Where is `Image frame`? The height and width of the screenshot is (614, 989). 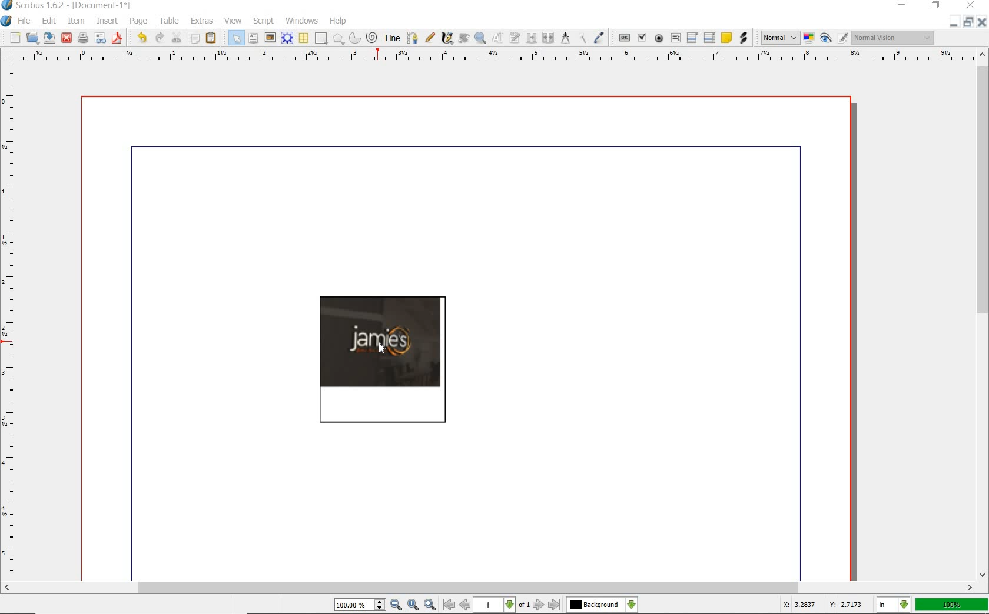 Image frame is located at coordinates (382, 359).